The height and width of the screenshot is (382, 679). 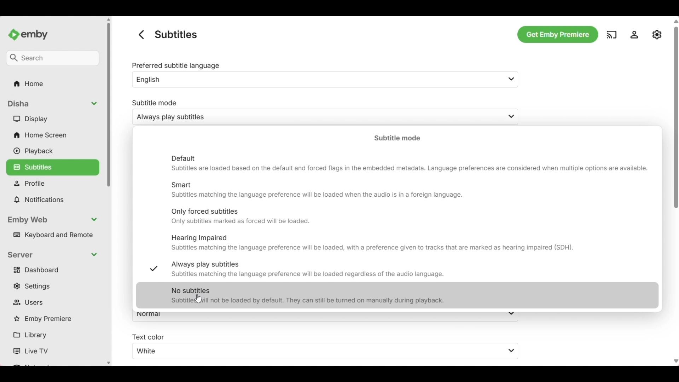 I want to click on , so click(x=325, y=351).